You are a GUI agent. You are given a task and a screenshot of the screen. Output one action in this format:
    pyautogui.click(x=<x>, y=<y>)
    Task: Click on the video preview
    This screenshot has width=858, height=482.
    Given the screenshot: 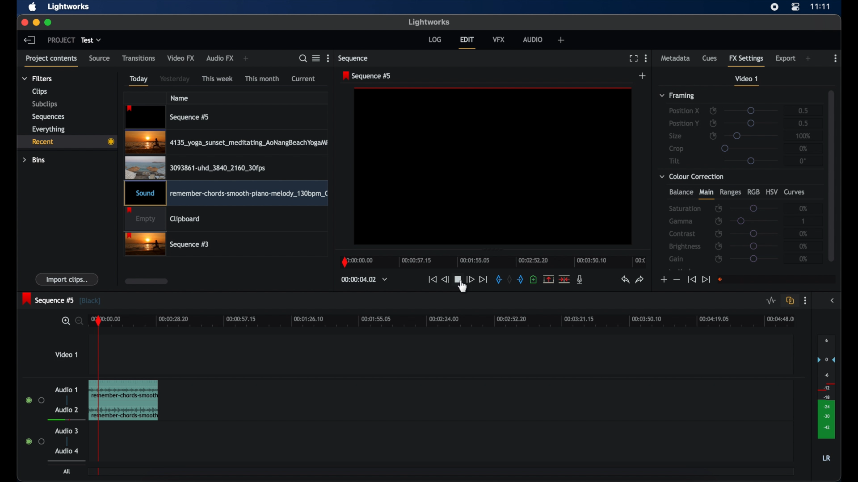 What is the action you would take?
    pyautogui.click(x=493, y=167)
    